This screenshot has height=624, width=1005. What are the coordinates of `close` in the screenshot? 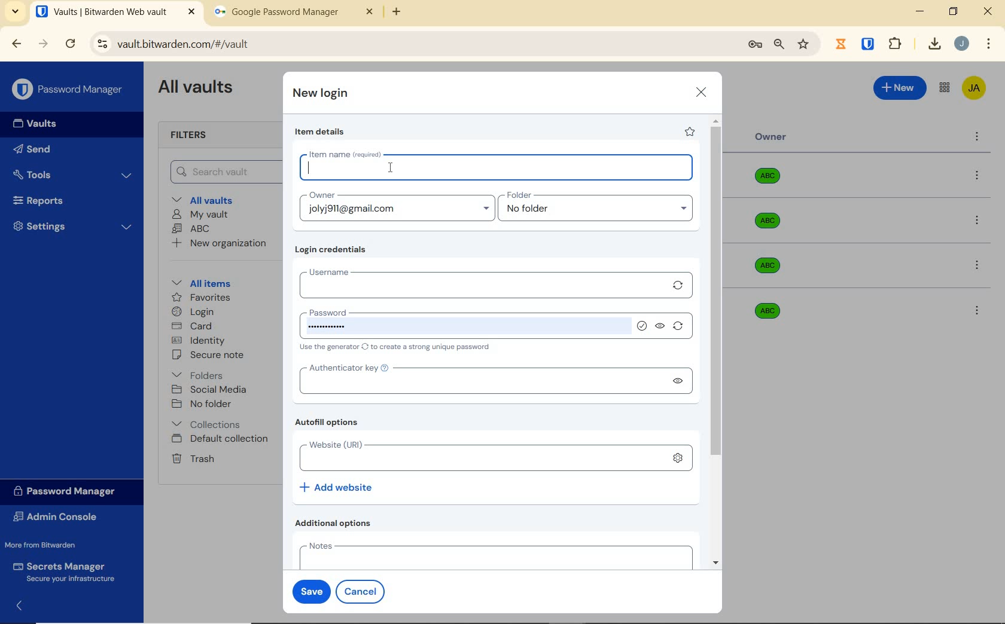 It's located at (989, 11).